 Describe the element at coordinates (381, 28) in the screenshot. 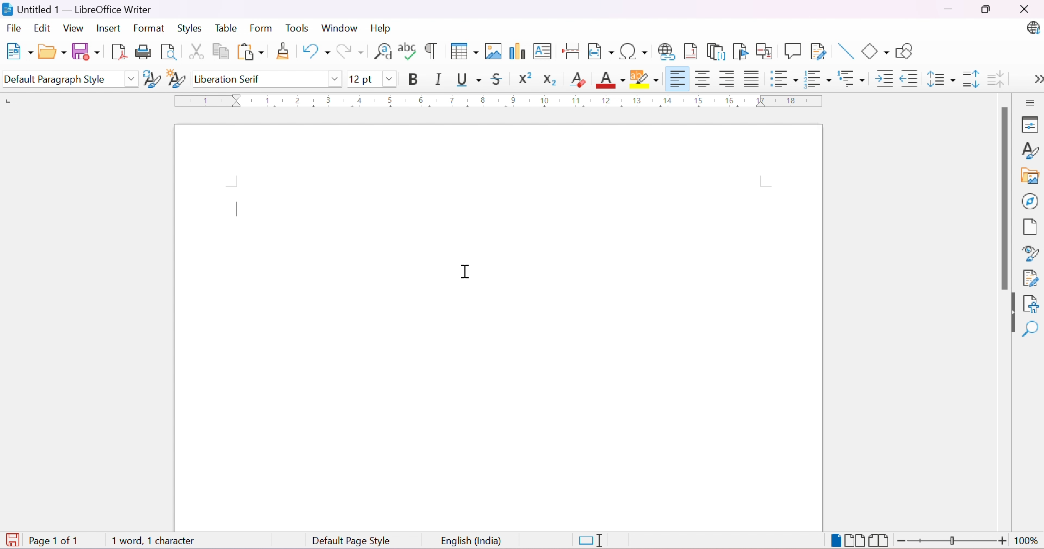

I see `Help` at that location.